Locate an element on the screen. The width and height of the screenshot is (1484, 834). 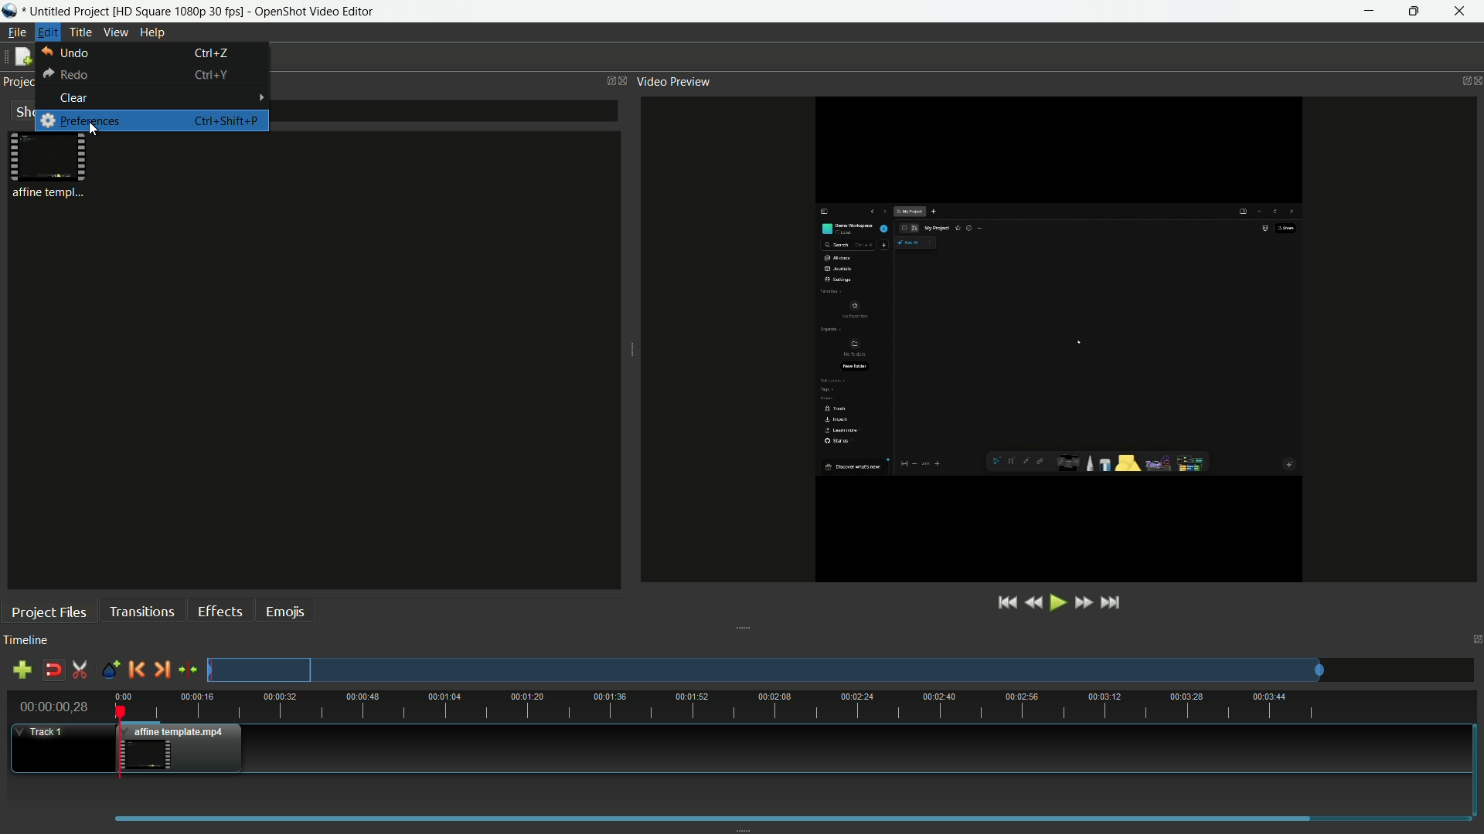
transitions is located at coordinates (141, 611).